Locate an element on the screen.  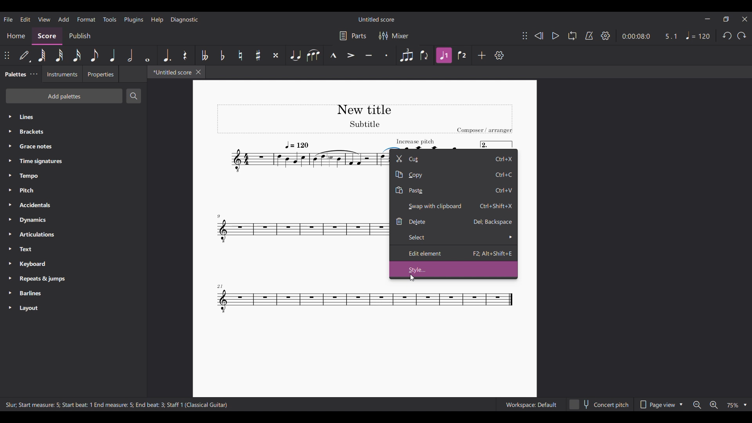
Toggle flat is located at coordinates (222, 55).